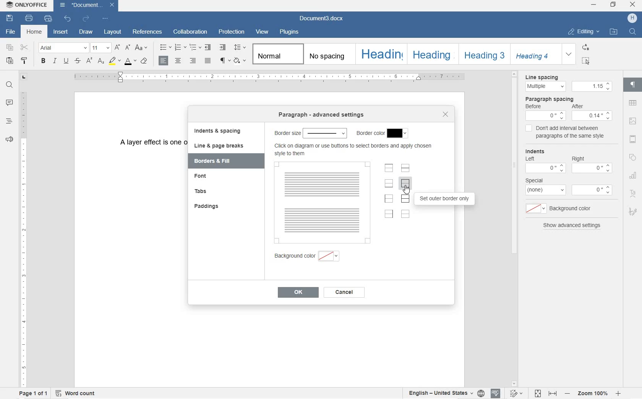  I want to click on ALIGN RIGHT, so click(193, 61).